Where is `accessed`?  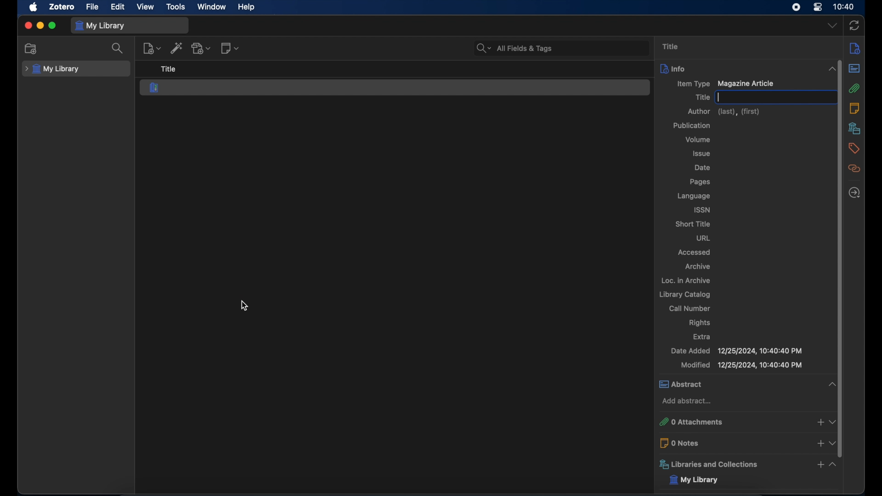
accessed is located at coordinates (695, 252).